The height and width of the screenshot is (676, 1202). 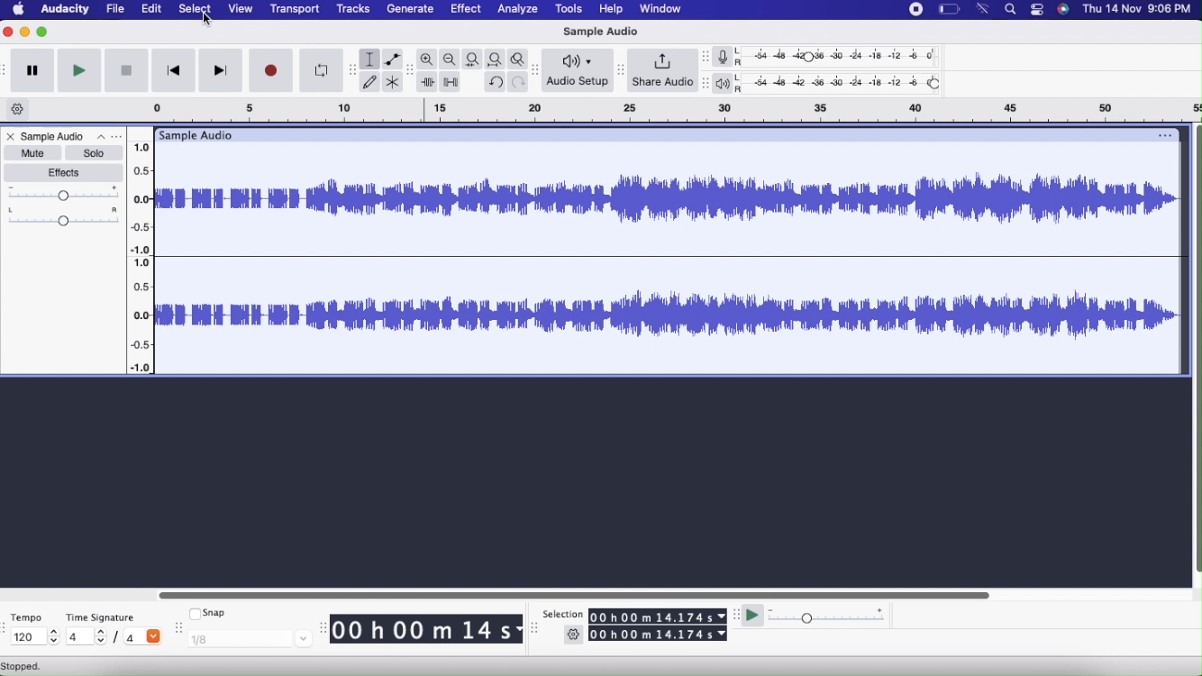 What do you see at coordinates (174, 70) in the screenshot?
I see `Skip to start` at bounding box center [174, 70].